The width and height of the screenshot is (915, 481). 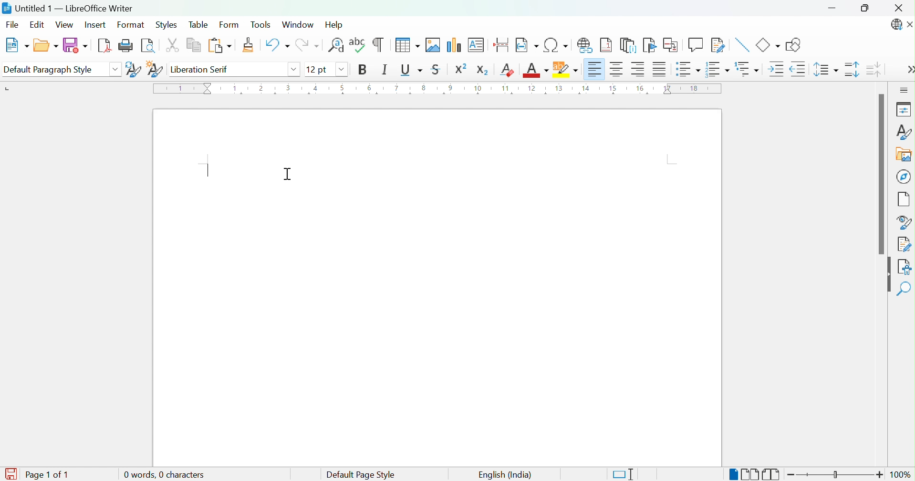 I want to click on Undo, so click(x=276, y=45).